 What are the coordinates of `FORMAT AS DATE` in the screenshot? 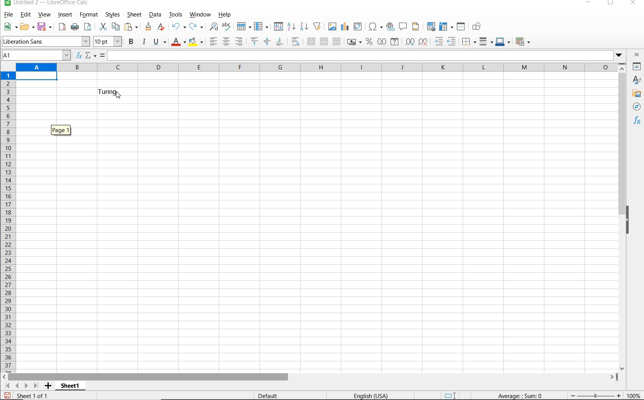 It's located at (395, 41).